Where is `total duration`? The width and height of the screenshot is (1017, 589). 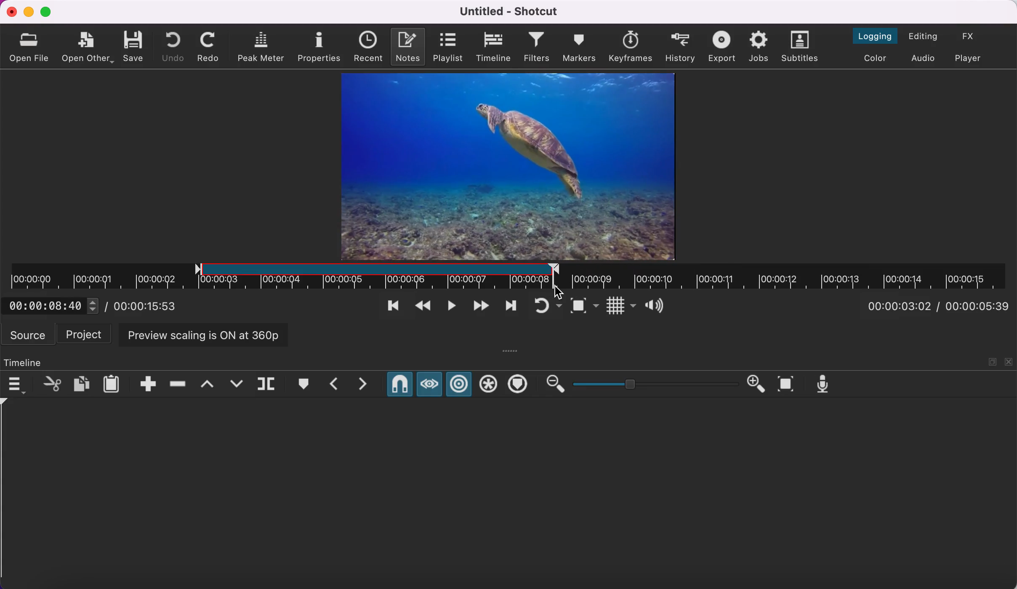 total duration is located at coordinates (980, 307).